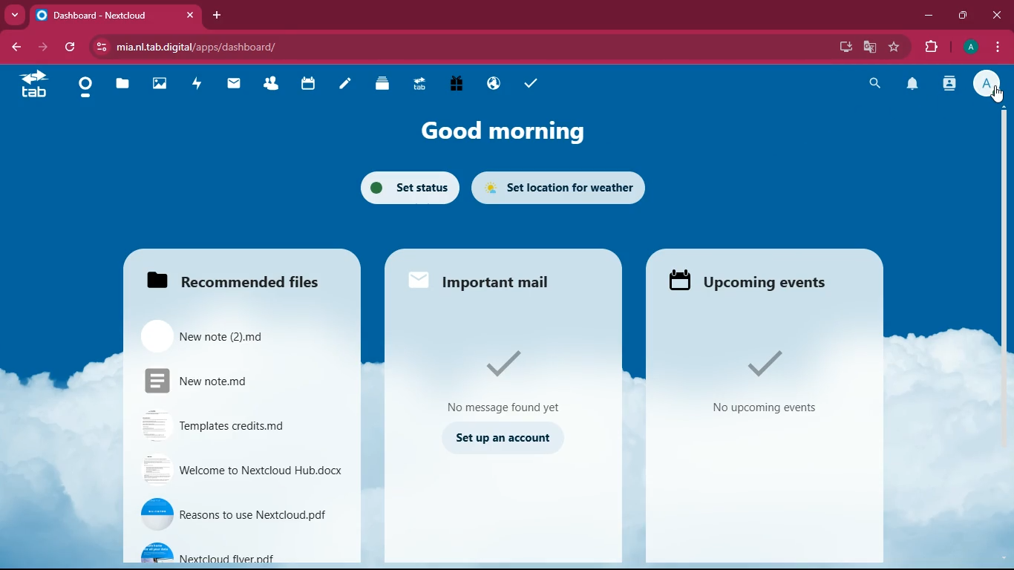 The image size is (1014, 570). I want to click on activity, so click(199, 85).